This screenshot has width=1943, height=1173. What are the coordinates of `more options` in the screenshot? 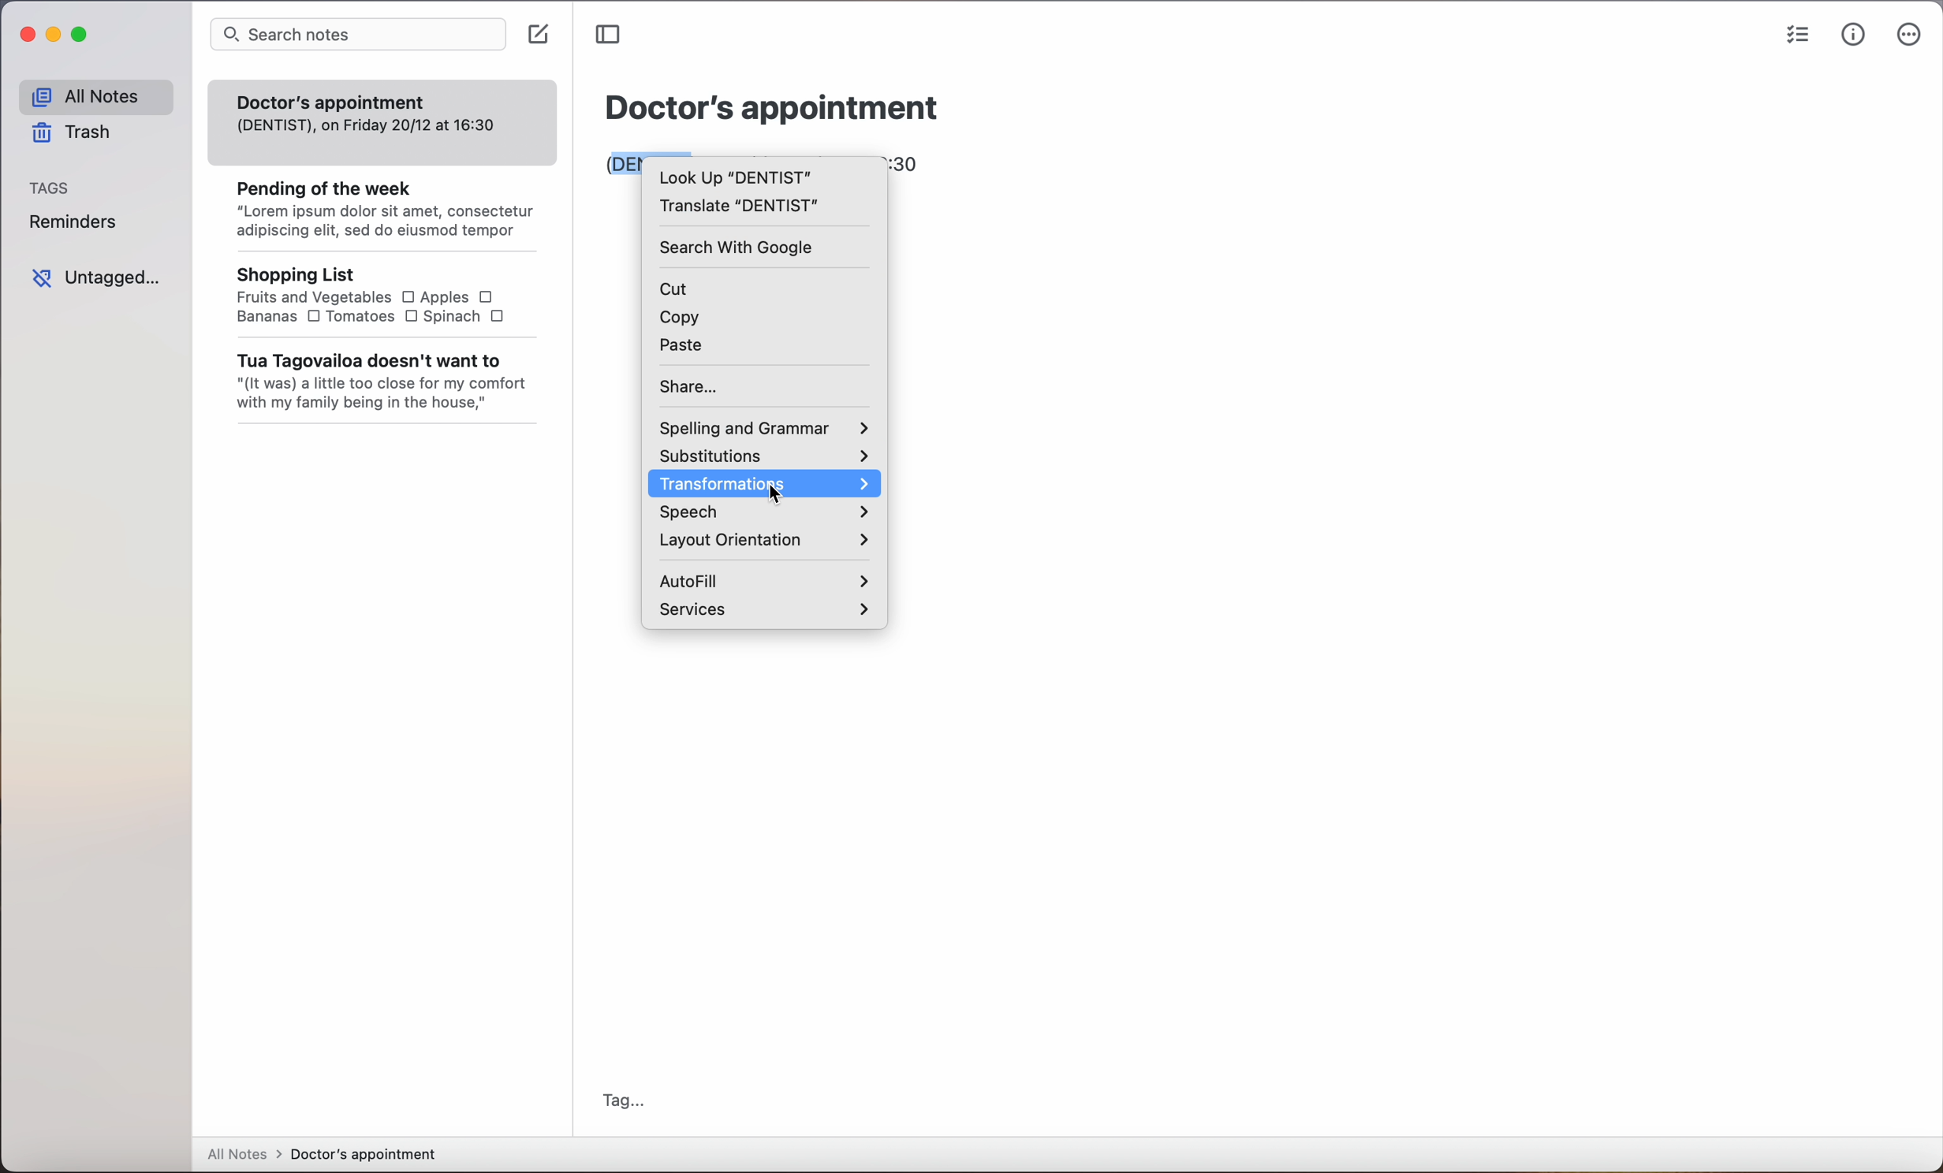 It's located at (1908, 39).